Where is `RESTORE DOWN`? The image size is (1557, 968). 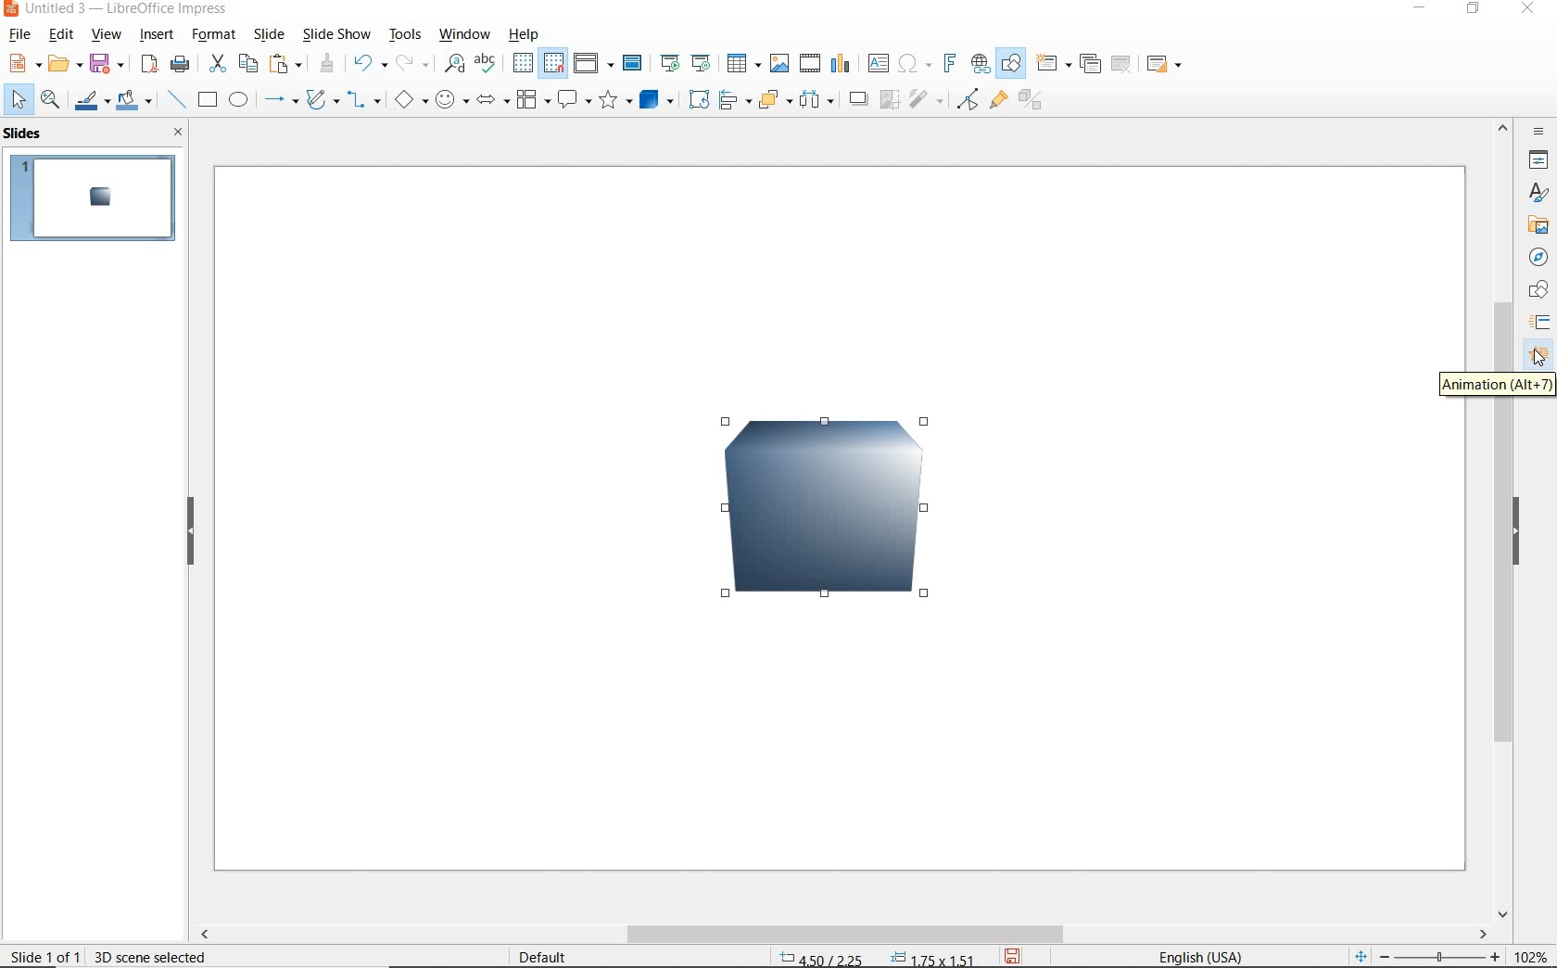
RESTORE DOWN is located at coordinates (1475, 12).